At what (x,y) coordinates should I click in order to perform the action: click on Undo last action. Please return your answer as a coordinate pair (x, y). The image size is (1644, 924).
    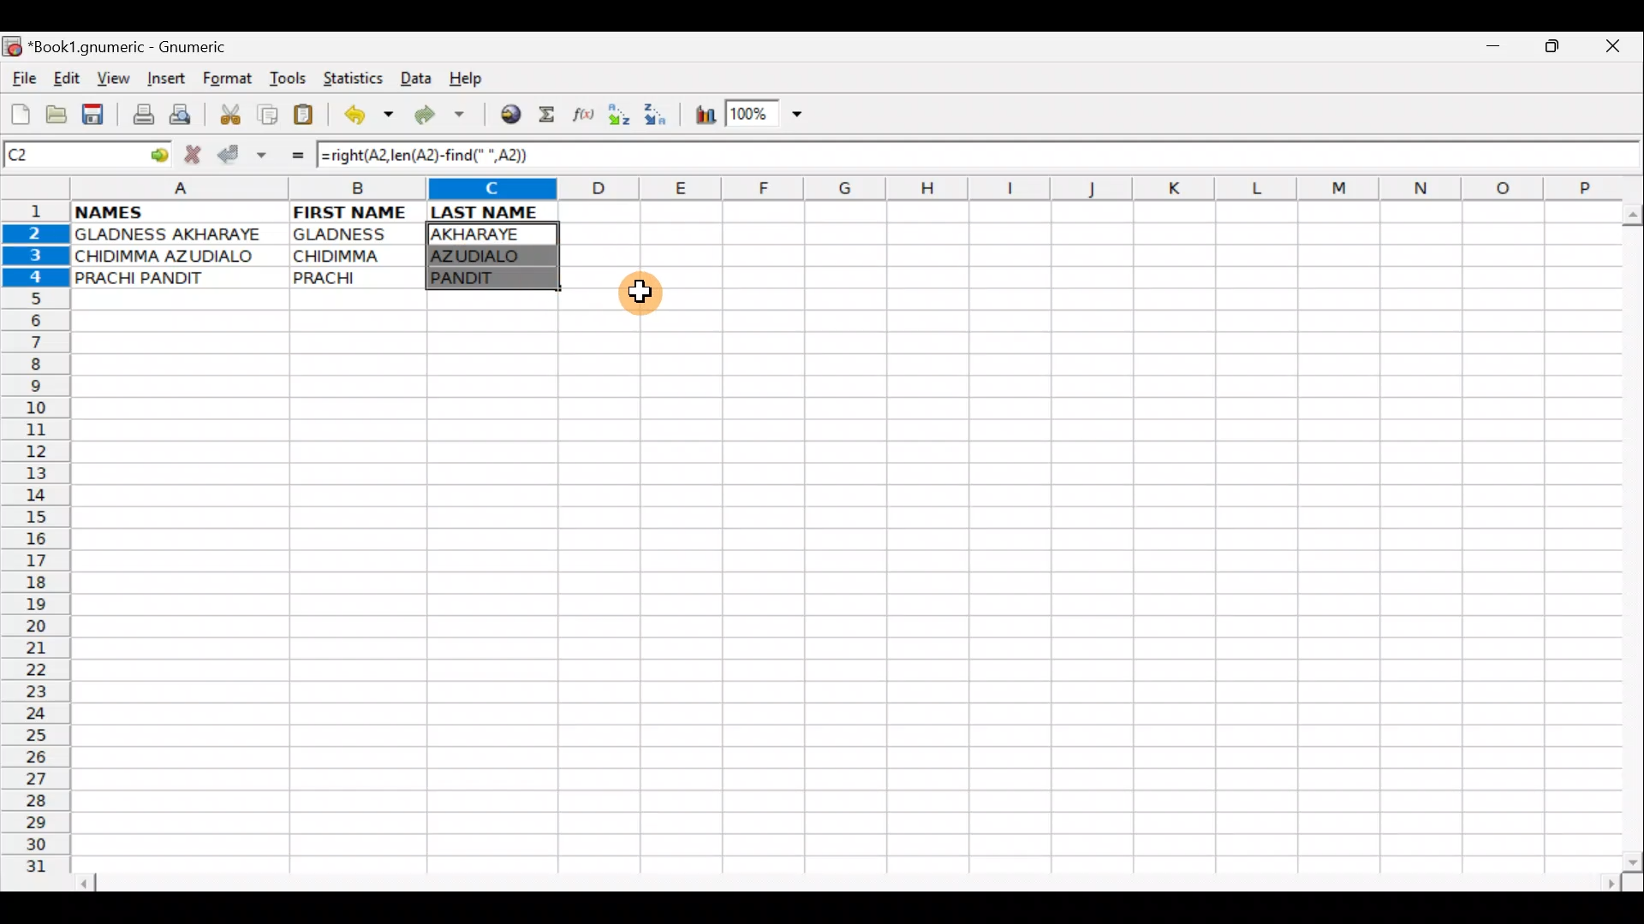
    Looking at the image, I should click on (371, 117).